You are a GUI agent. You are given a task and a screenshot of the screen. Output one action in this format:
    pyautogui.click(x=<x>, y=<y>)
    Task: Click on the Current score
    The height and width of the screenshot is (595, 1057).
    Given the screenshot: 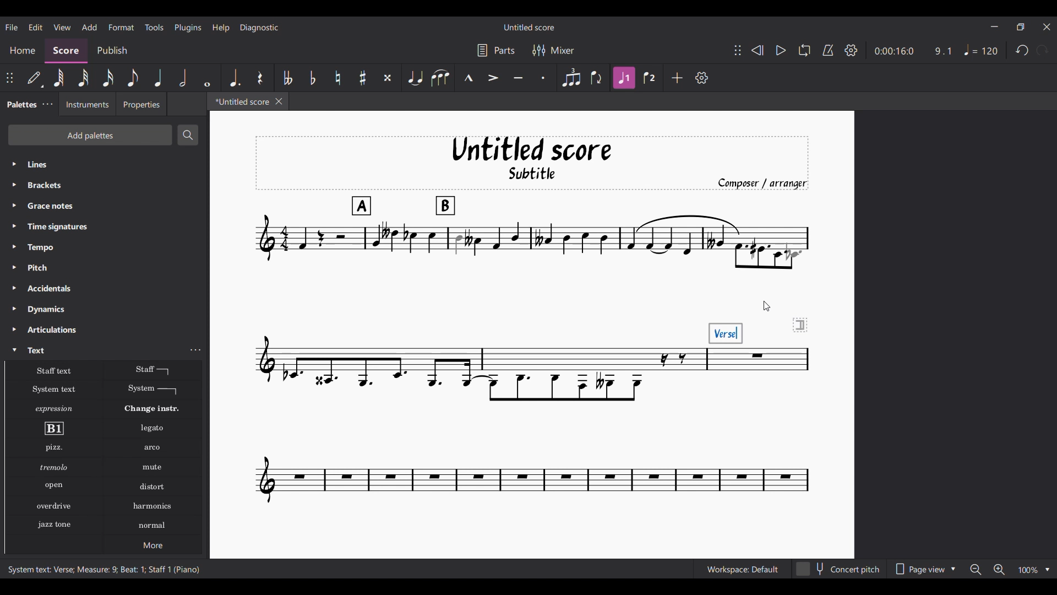 What is the action you would take?
    pyautogui.click(x=472, y=321)
    